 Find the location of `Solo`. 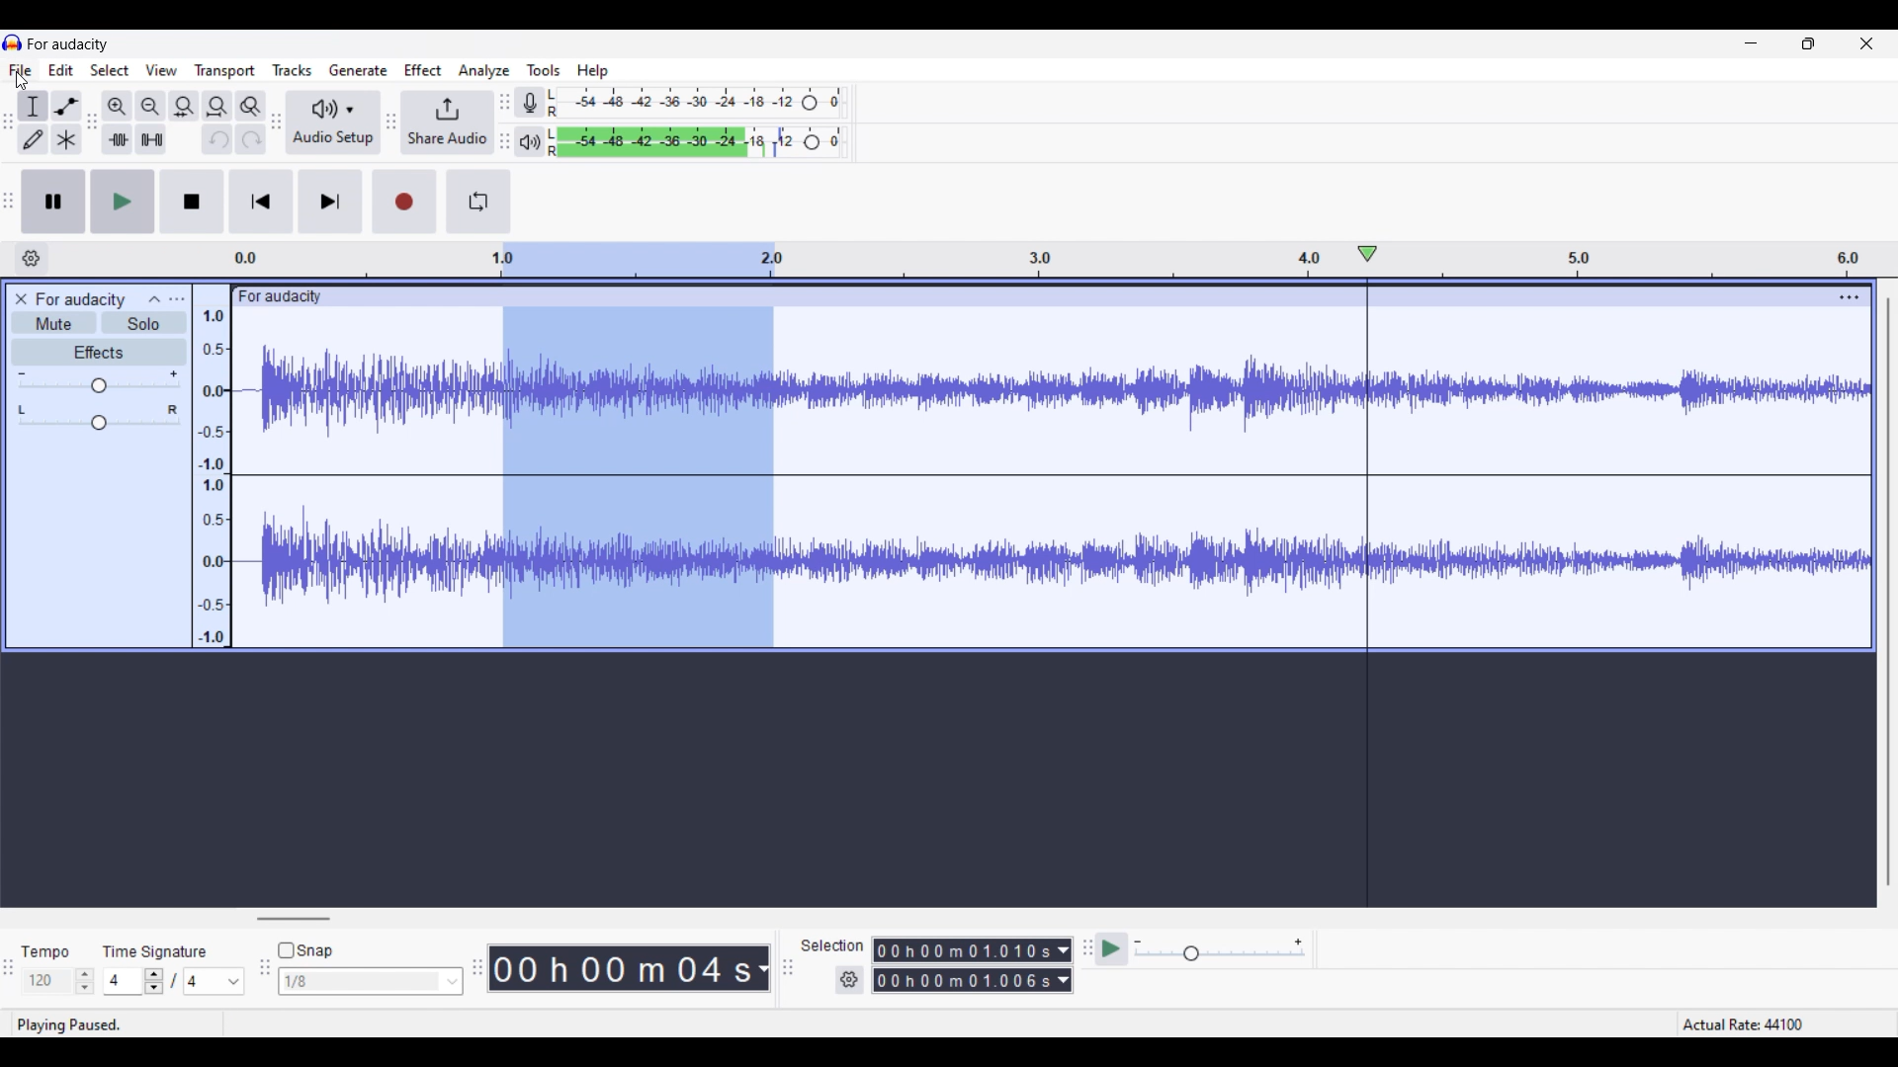

Solo is located at coordinates (144, 323).